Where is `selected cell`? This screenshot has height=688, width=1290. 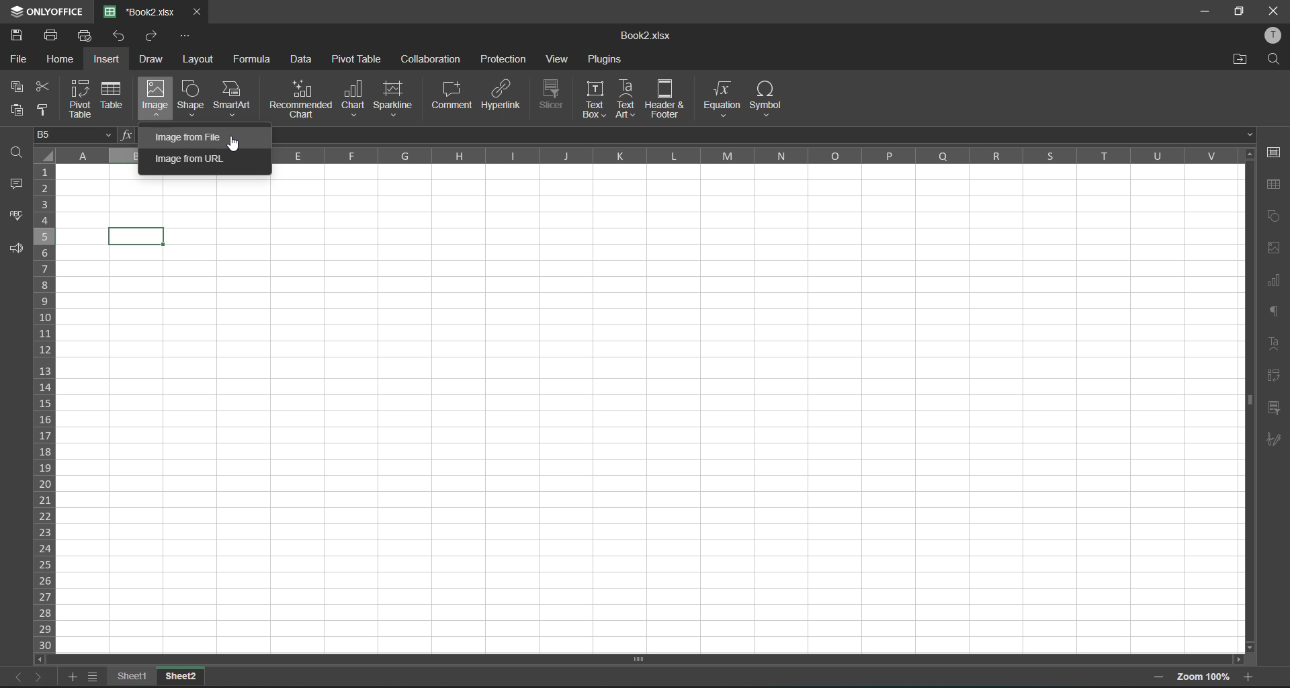
selected cell is located at coordinates (139, 235).